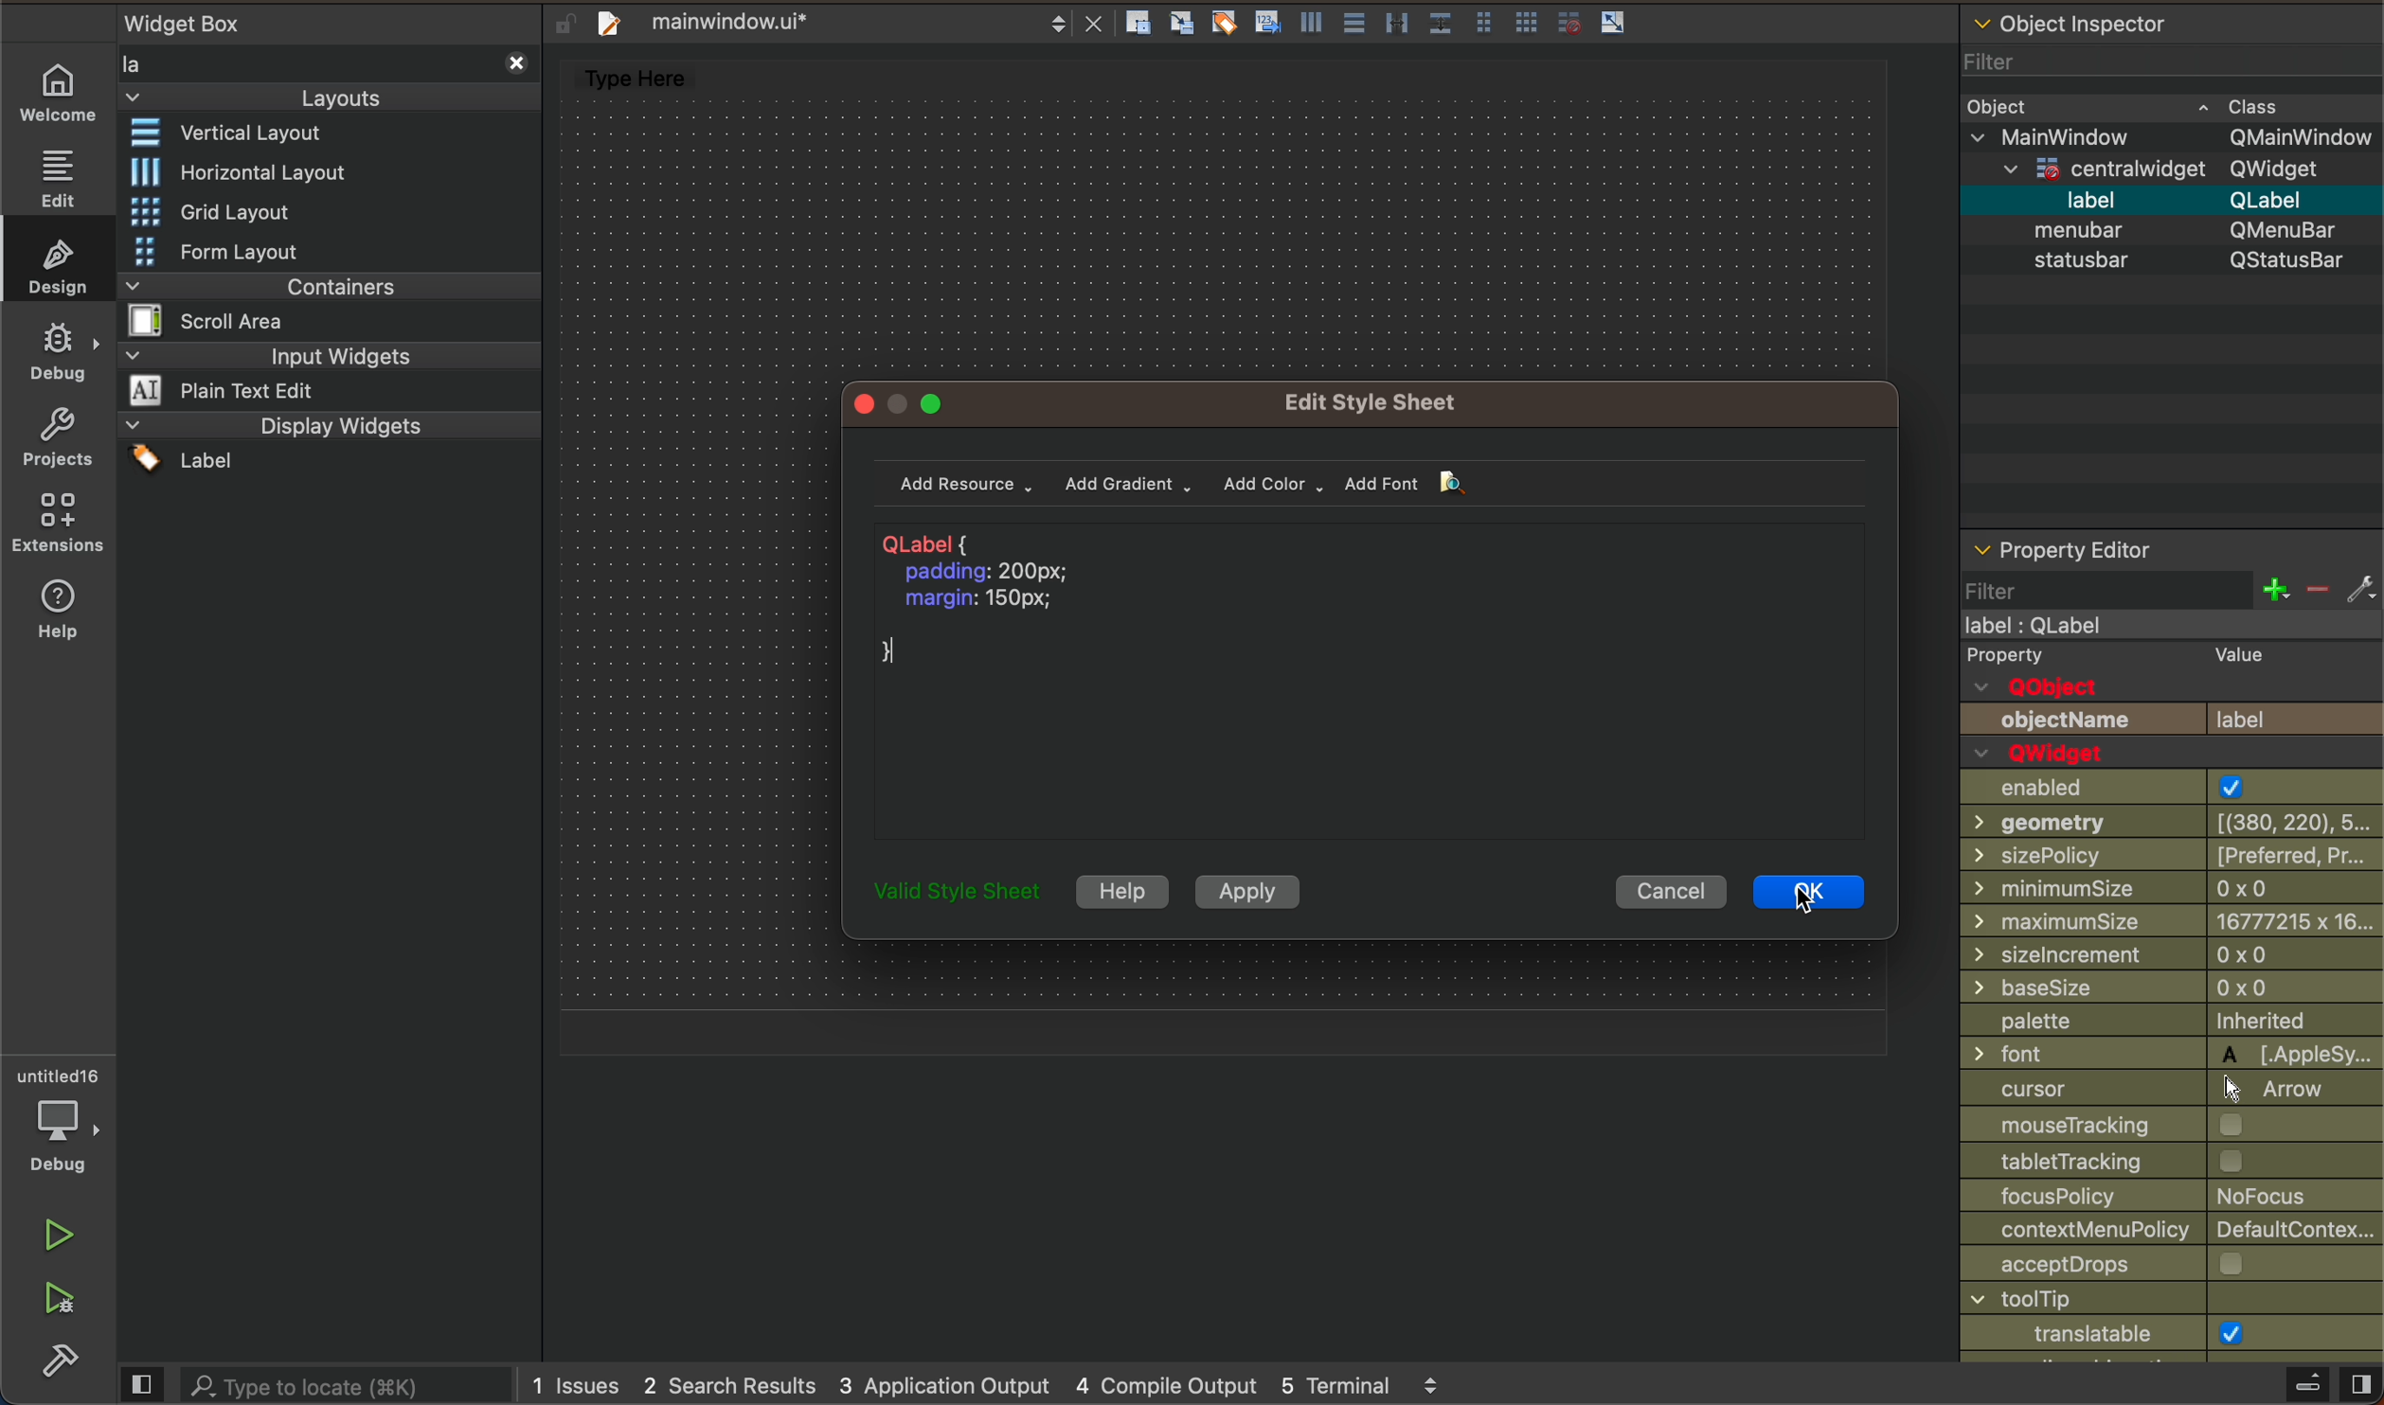 The image size is (2384, 1405). What do you see at coordinates (1130, 487) in the screenshot?
I see `Gradients ` at bounding box center [1130, 487].